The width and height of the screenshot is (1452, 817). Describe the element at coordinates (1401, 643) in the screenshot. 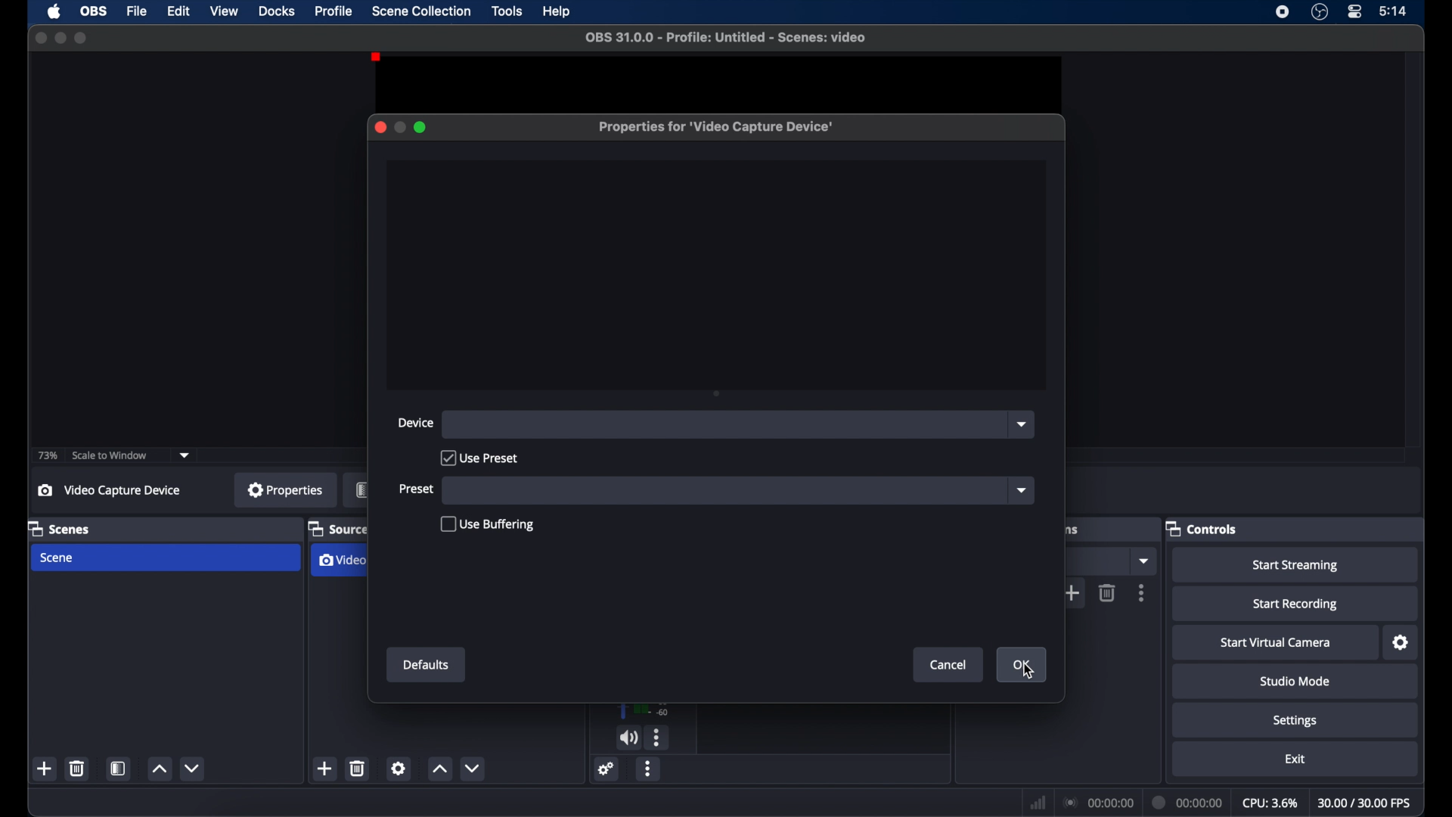

I see `settings` at that location.